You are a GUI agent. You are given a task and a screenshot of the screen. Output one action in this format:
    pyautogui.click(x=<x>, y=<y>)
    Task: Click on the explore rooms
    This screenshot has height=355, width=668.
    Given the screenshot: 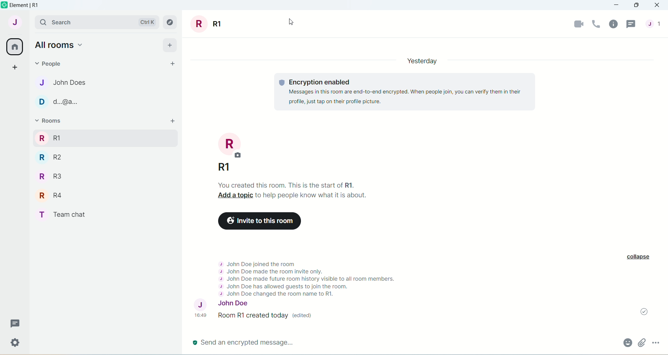 What is the action you would take?
    pyautogui.click(x=170, y=24)
    